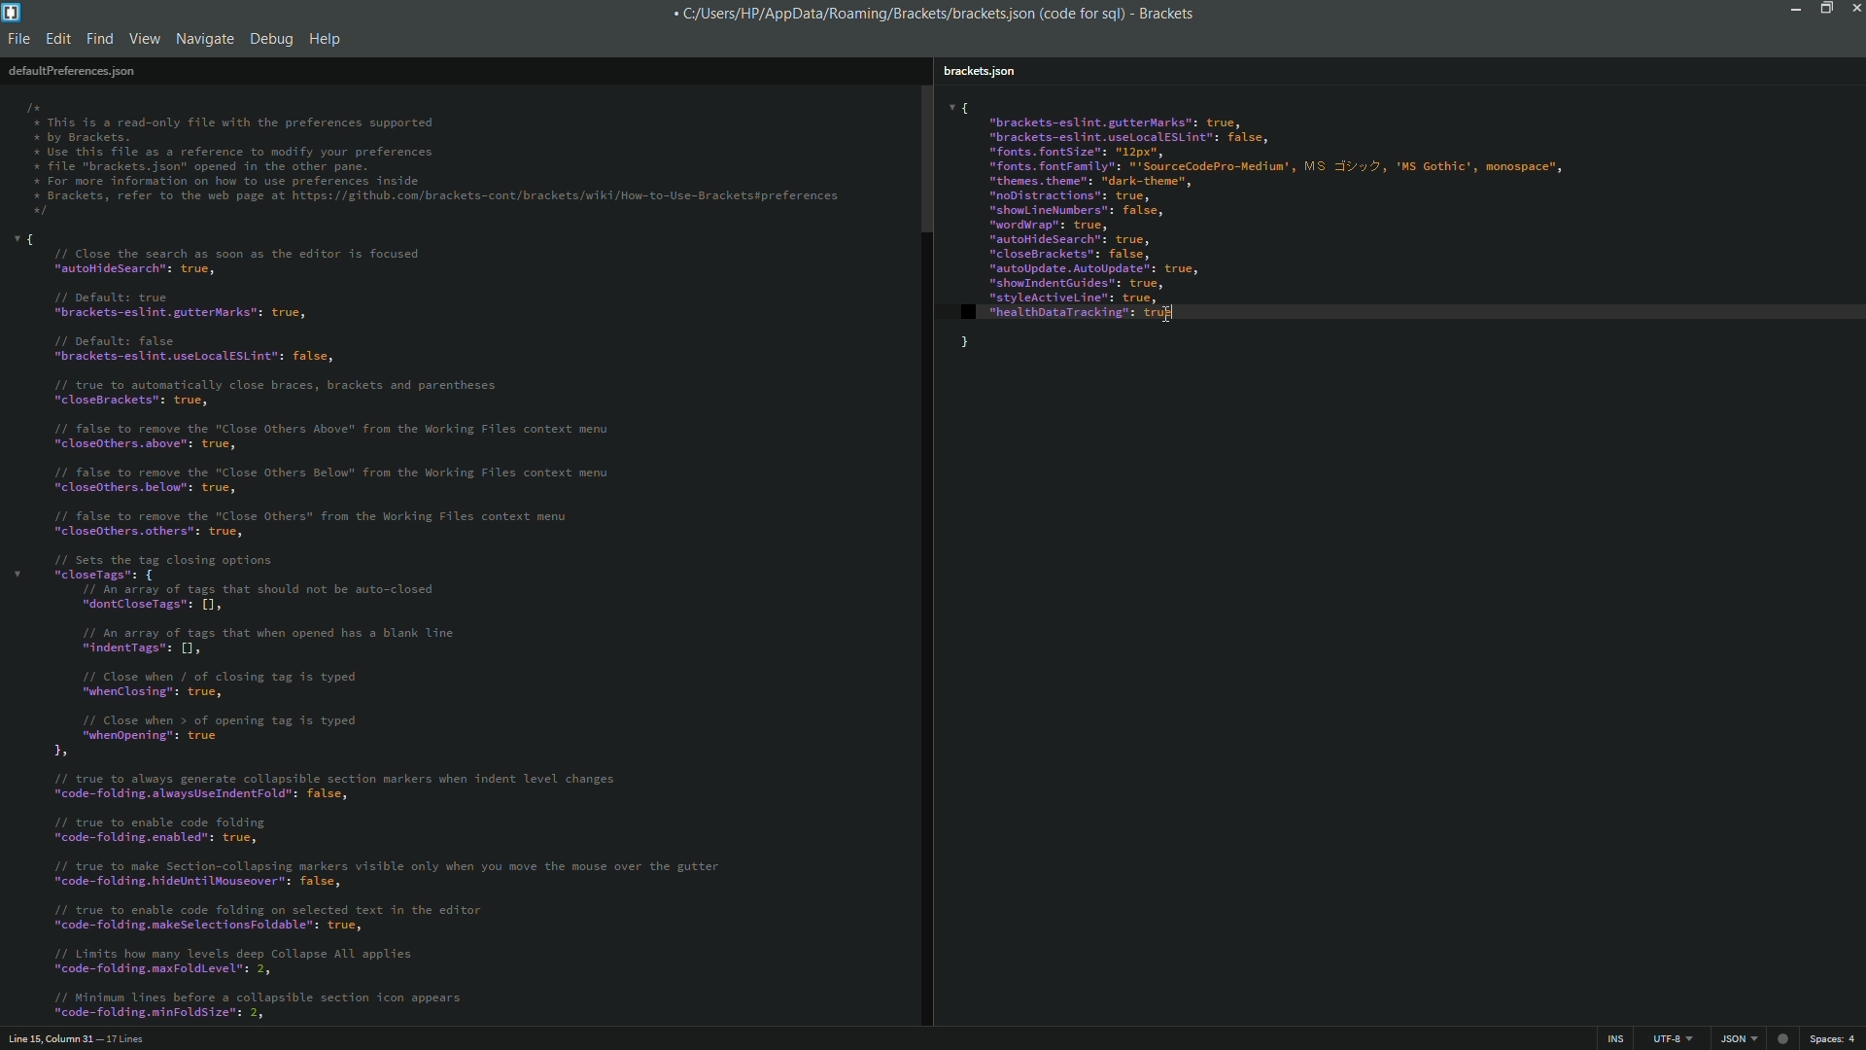 This screenshot has height=1050, width=1866. Describe the element at coordinates (1167, 311) in the screenshot. I see `cursor` at that location.